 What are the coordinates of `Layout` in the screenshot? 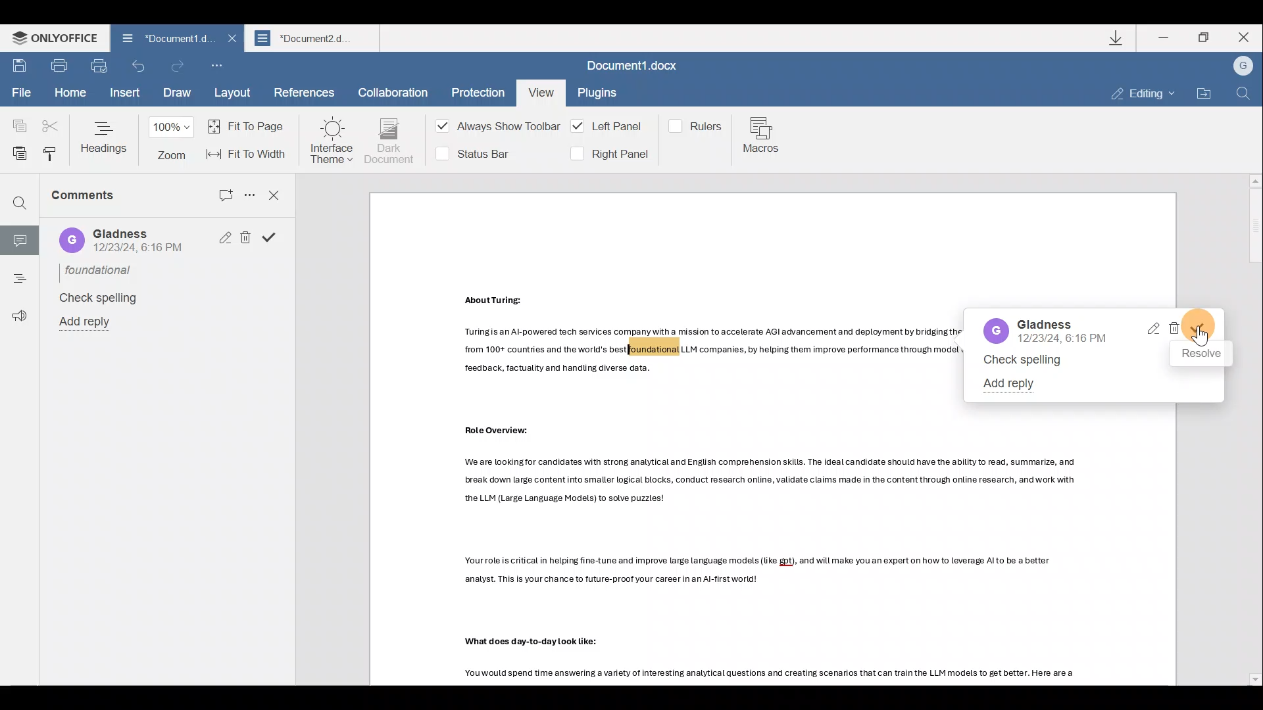 It's located at (234, 94).